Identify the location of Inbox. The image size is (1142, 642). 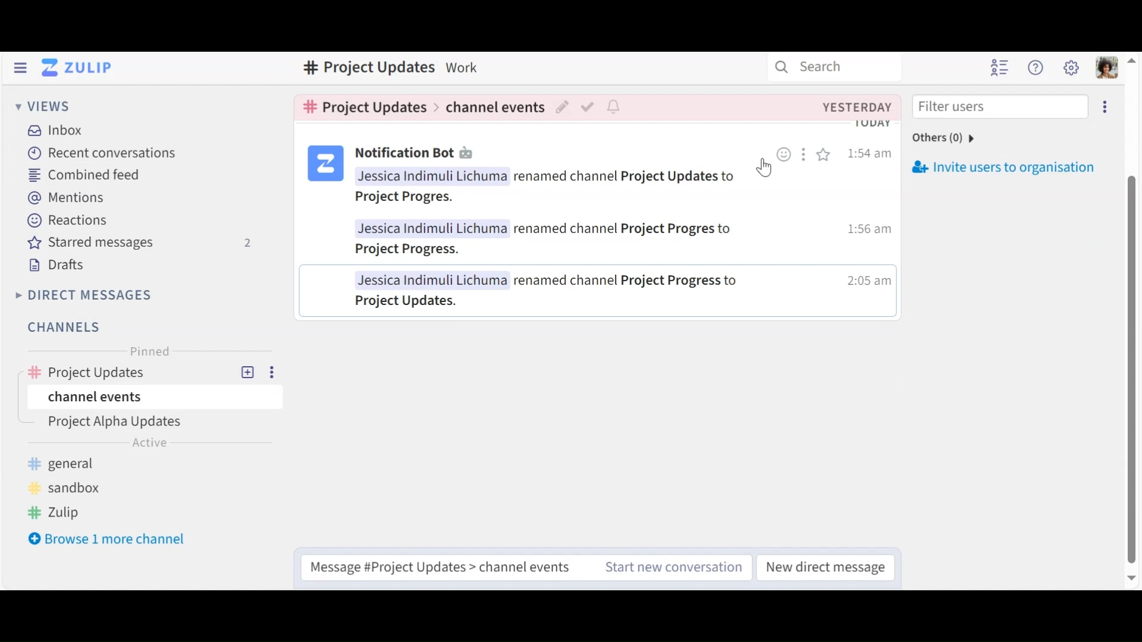
(59, 130).